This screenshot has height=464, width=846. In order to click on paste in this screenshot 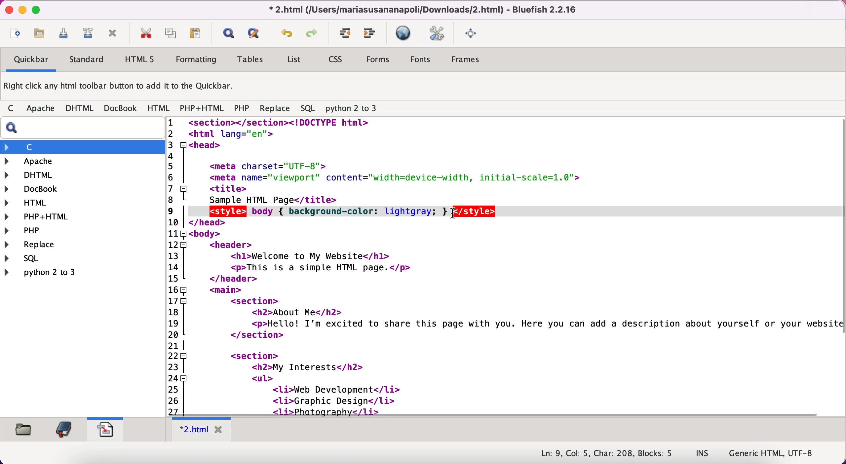, I will do `click(198, 33)`.